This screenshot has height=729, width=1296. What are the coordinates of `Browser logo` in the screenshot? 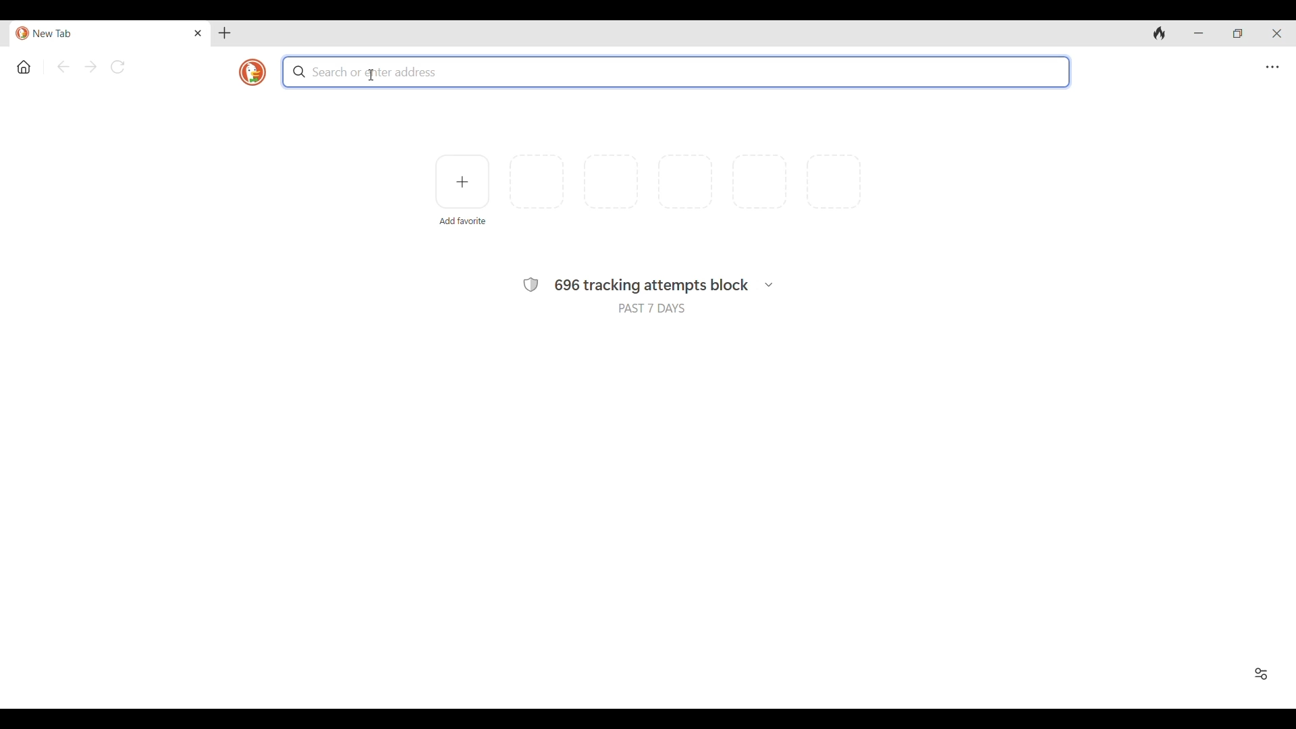 It's located at (252, 72).